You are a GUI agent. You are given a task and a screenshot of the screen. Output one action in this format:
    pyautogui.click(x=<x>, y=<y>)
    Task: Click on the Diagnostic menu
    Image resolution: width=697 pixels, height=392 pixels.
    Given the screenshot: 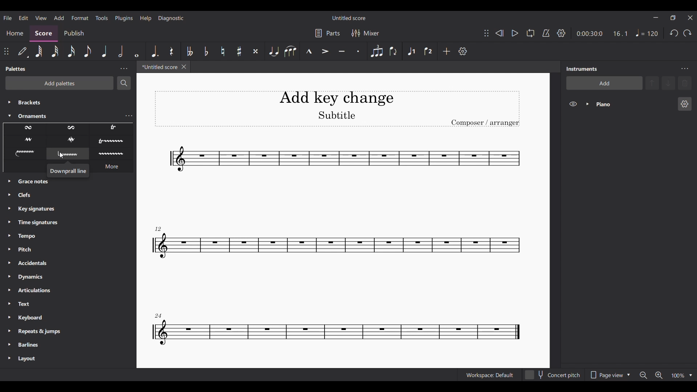 What is the action you would take?
    pyautogui.click(x=171, y=18)
    